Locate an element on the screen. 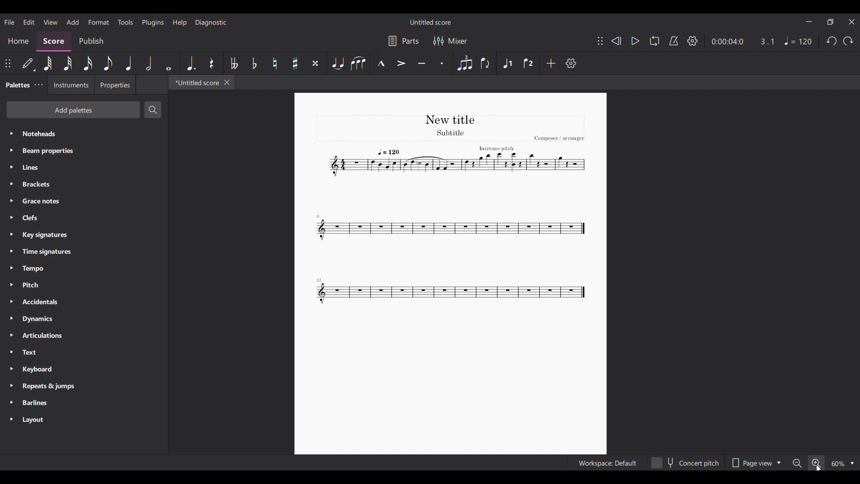  Minimize is located at coordinates (809, 22).